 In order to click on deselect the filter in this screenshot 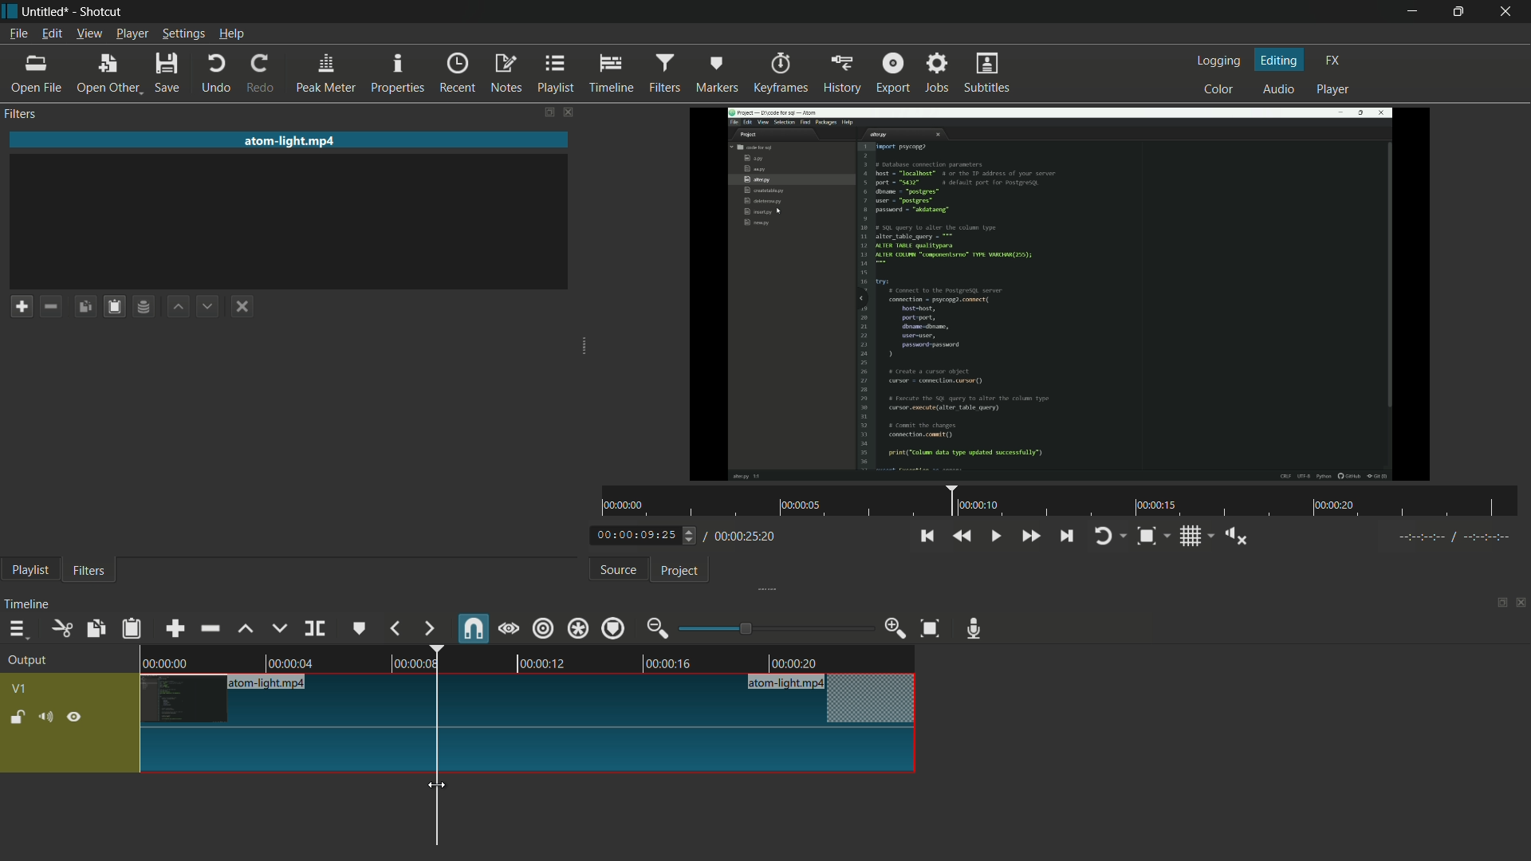, I will do `click(246, 307)`.